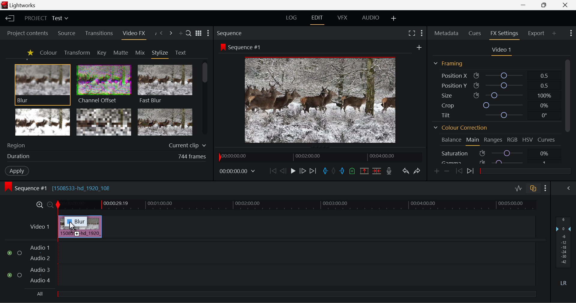  What do you see at coordinates (495, 75) in the screenshot?
I see `Position X` at bounding box center [495, 75].